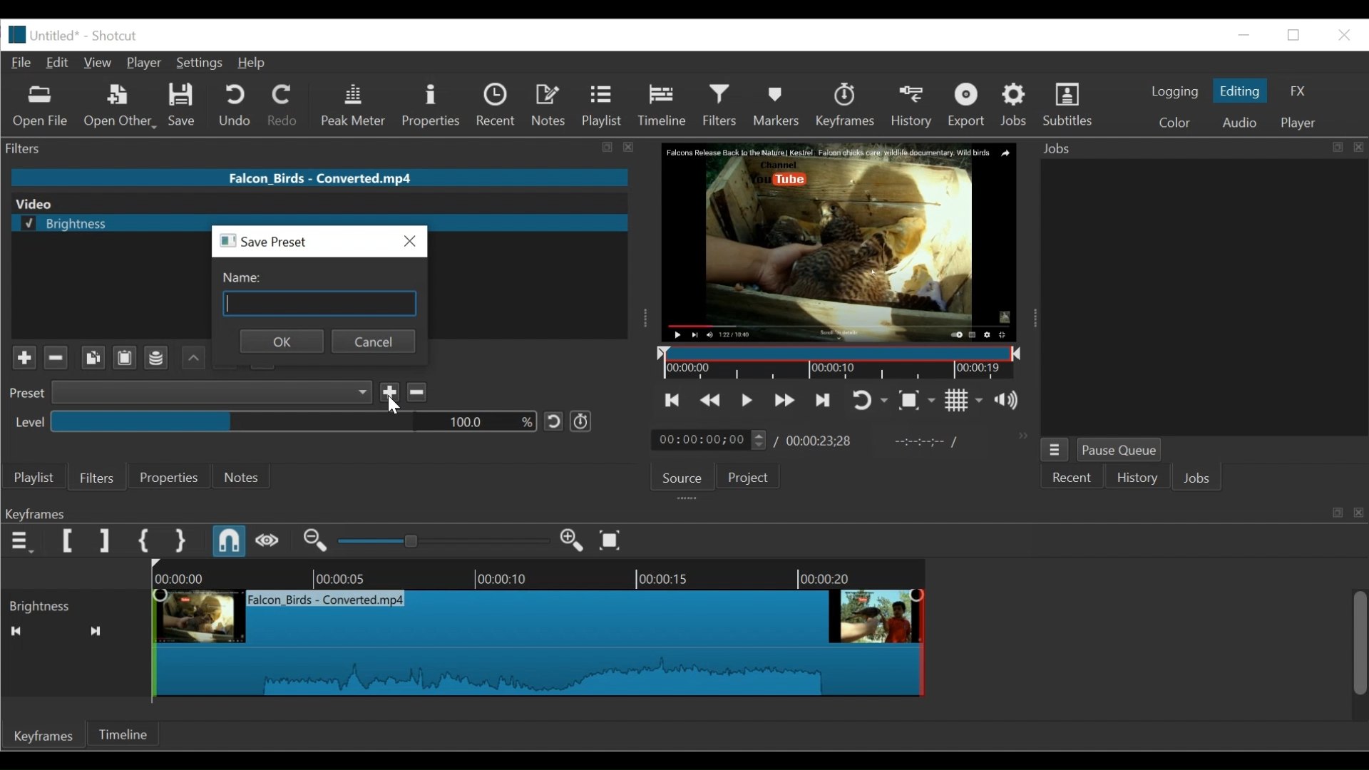 The image size is (1369, 770). I want to click on Restore, so click(1246, 33).